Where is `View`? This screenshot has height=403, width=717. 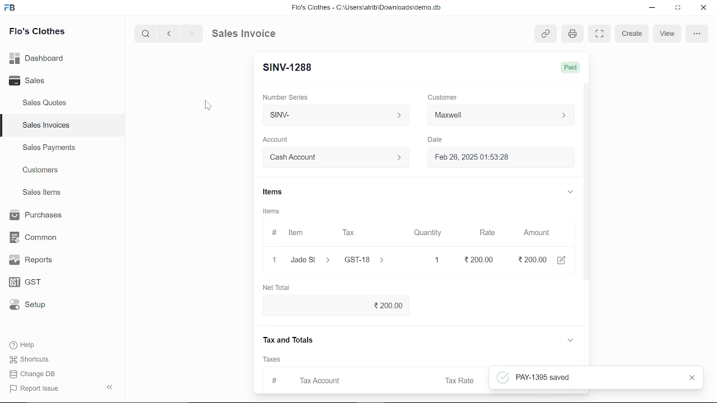
View is located at coordinates (667, 34).